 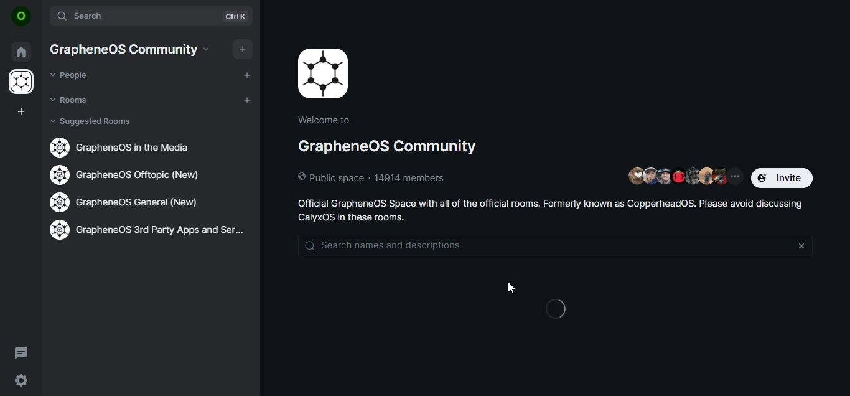 I want to click on text, so click(x=554, y=210).